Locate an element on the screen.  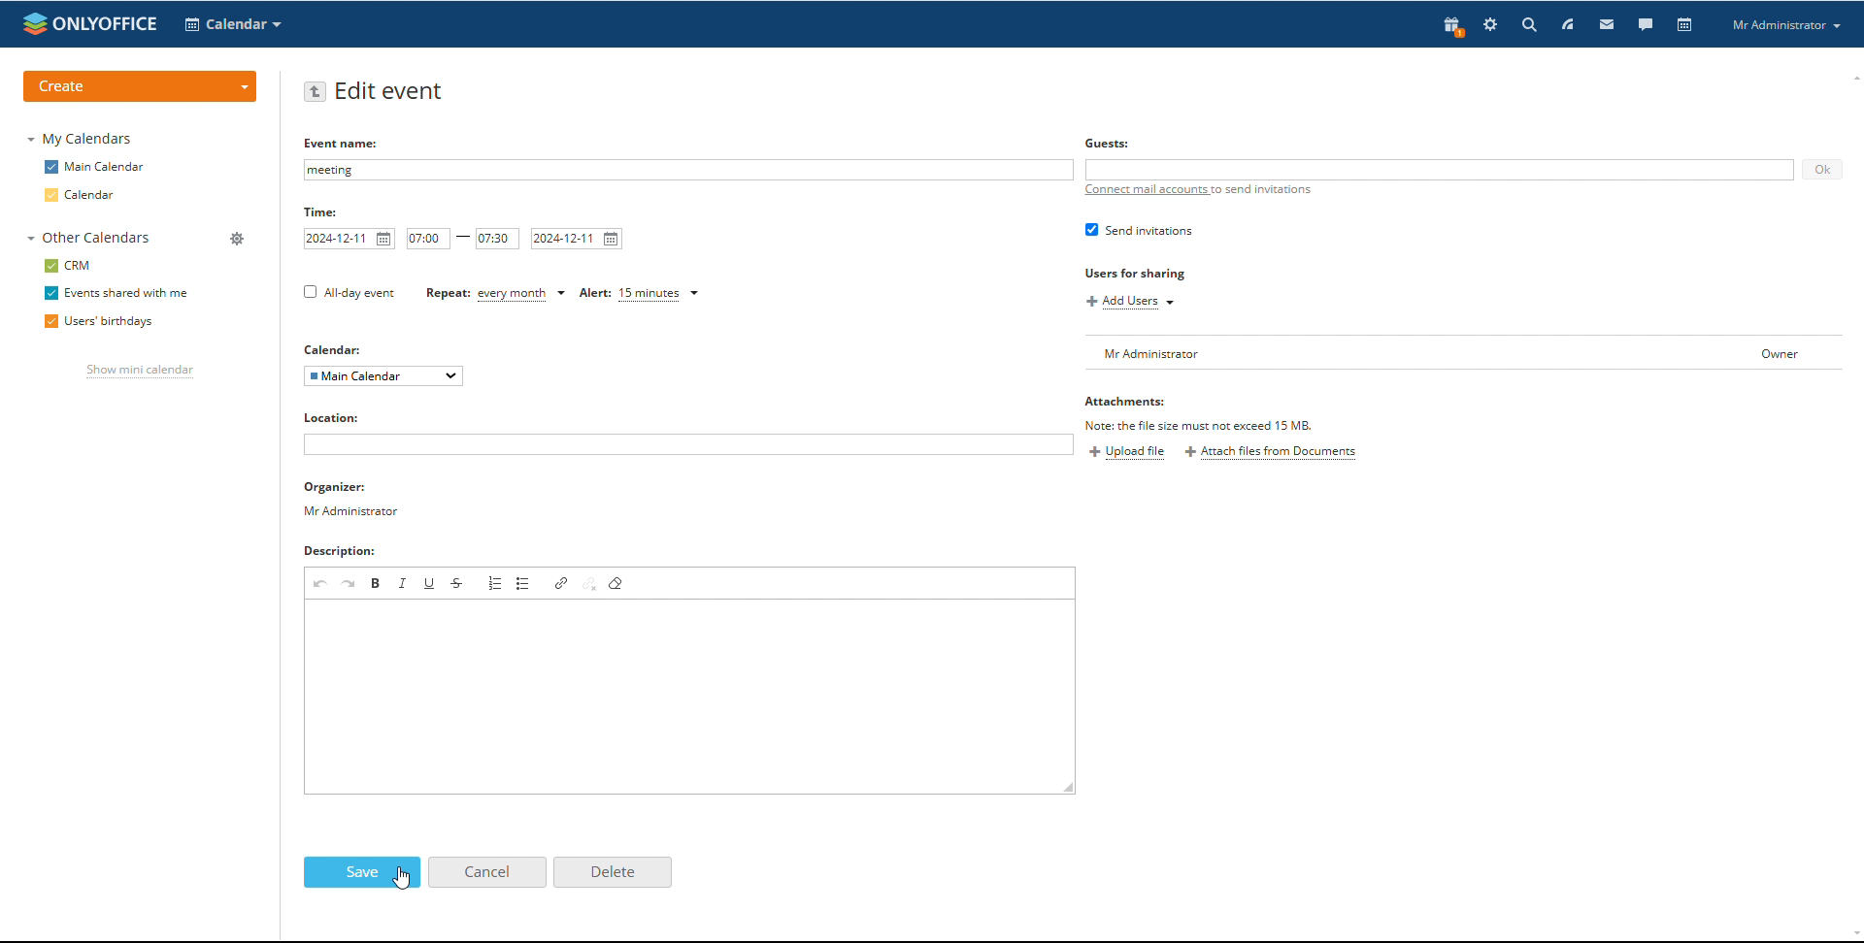
search is located at coordinates (1591, 25).